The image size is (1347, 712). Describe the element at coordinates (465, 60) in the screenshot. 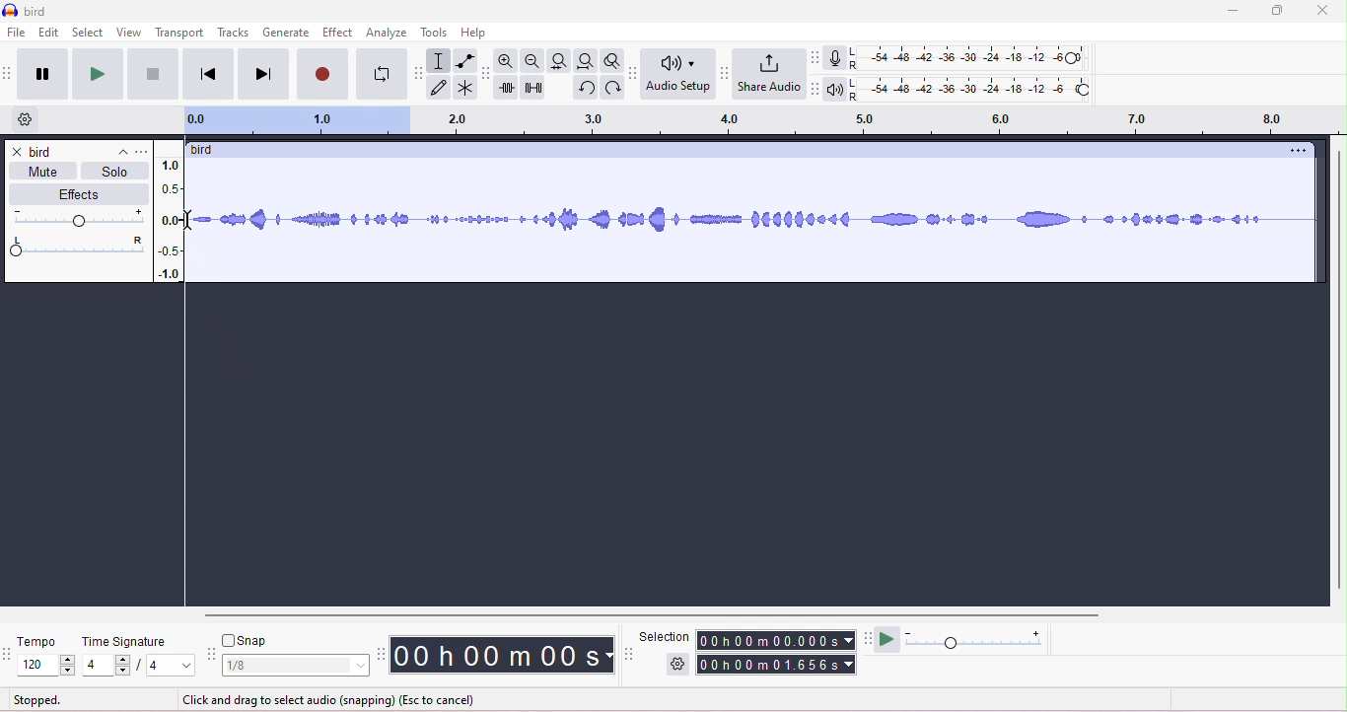

I see `envelop` at that location.